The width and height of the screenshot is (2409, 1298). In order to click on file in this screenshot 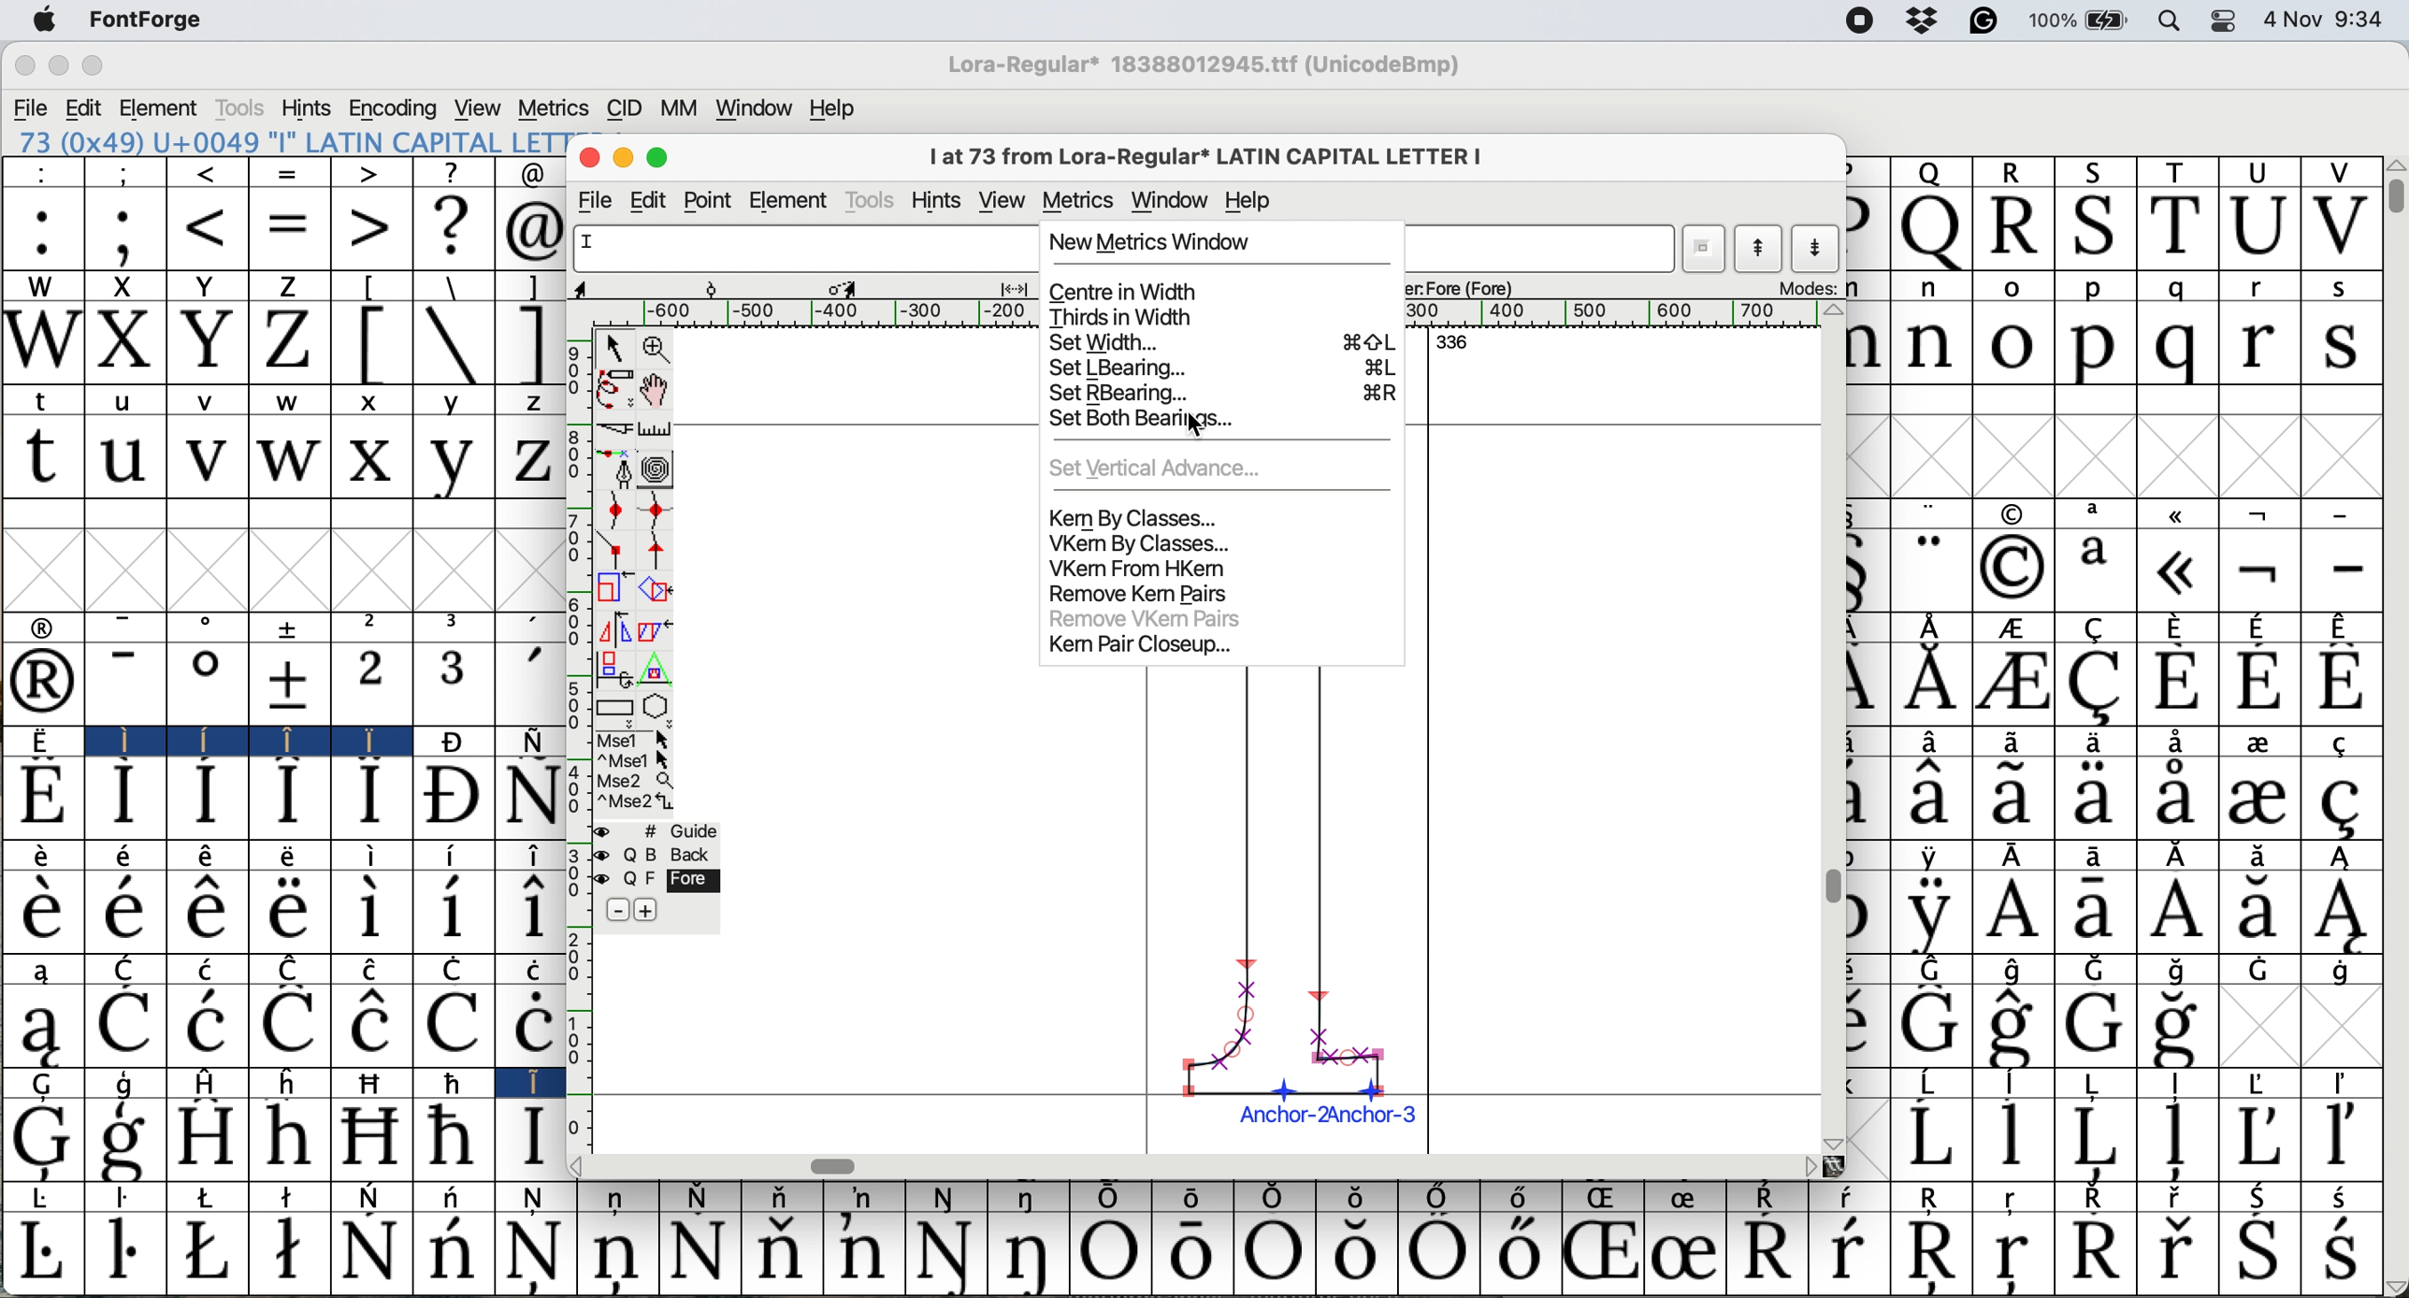, I will do `click(29, 108)`.